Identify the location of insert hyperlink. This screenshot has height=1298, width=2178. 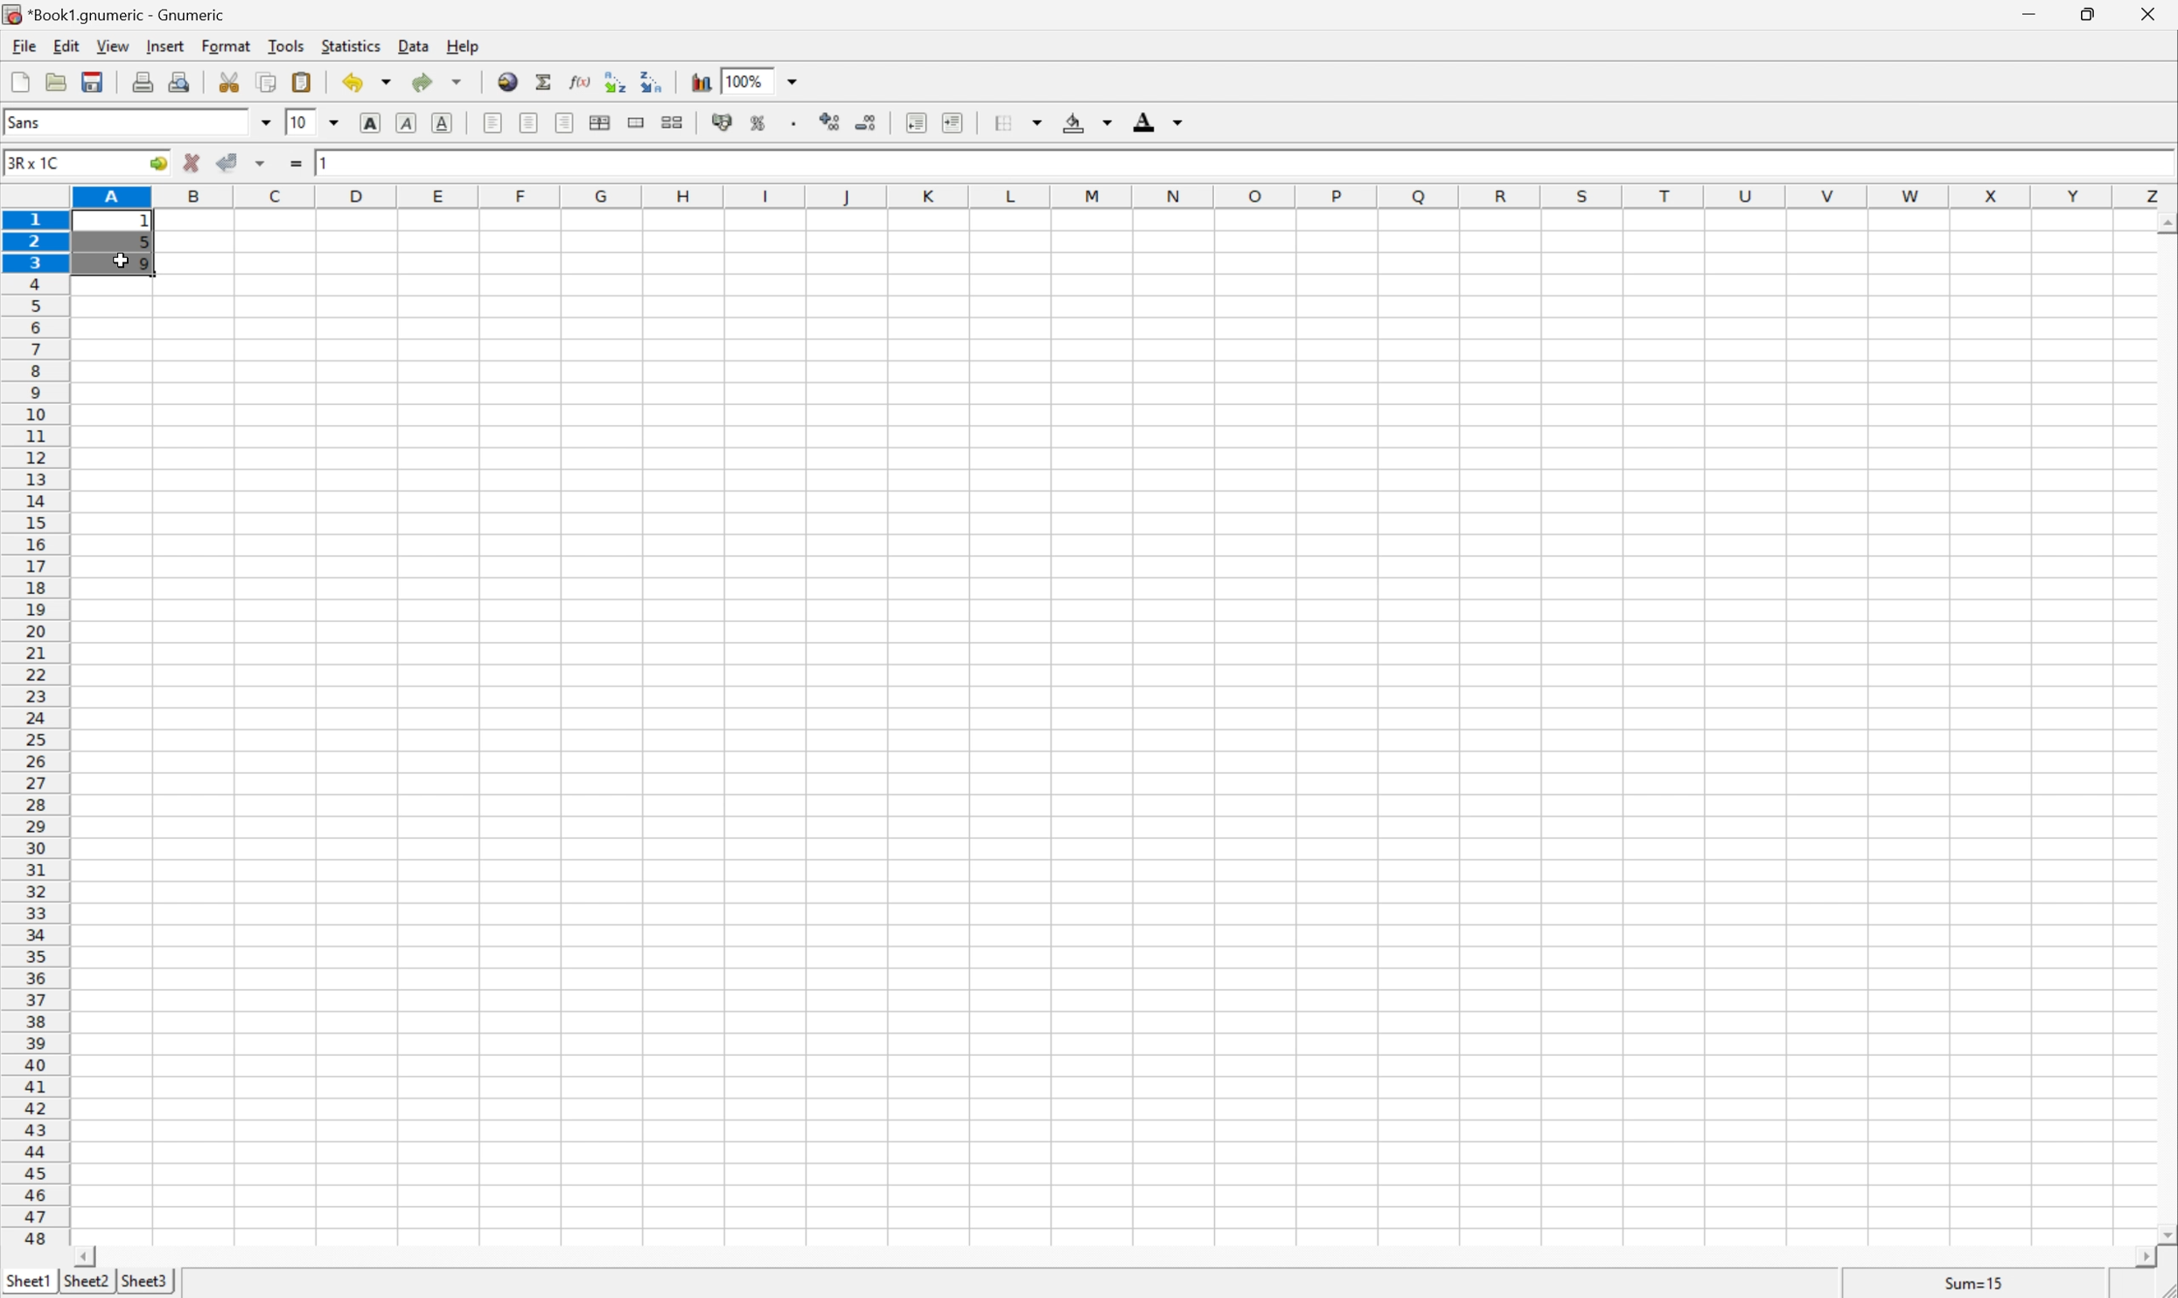
(509, 80).